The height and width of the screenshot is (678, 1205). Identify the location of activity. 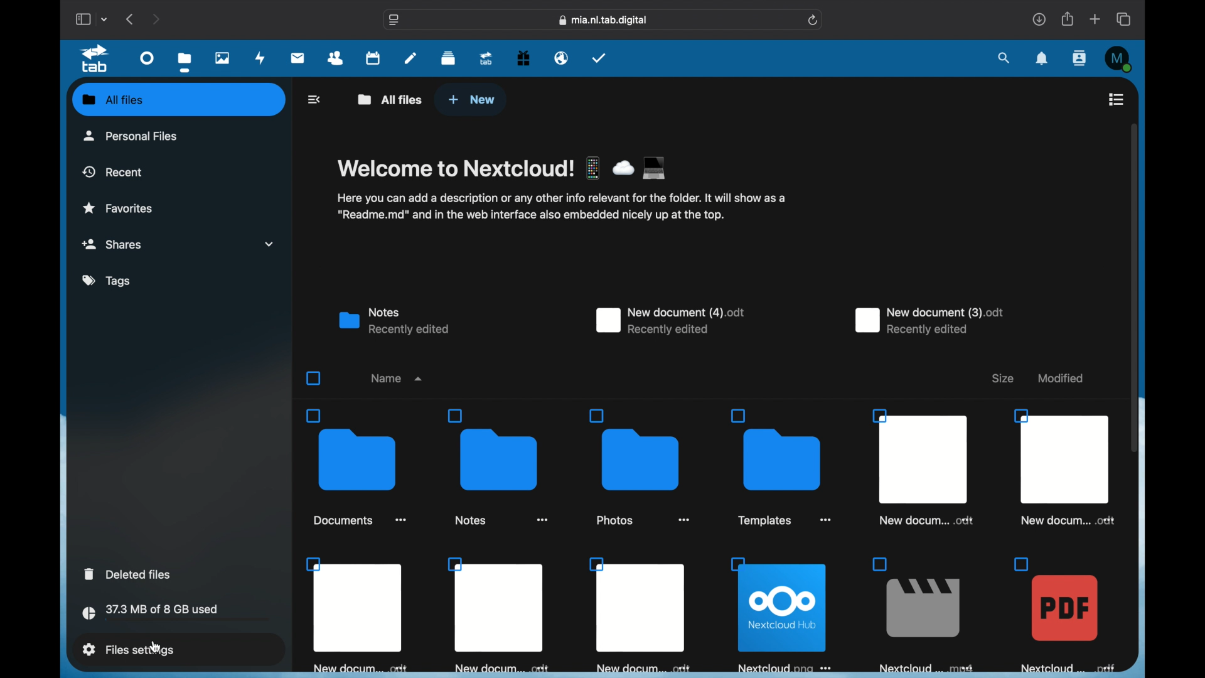
(261, 58).